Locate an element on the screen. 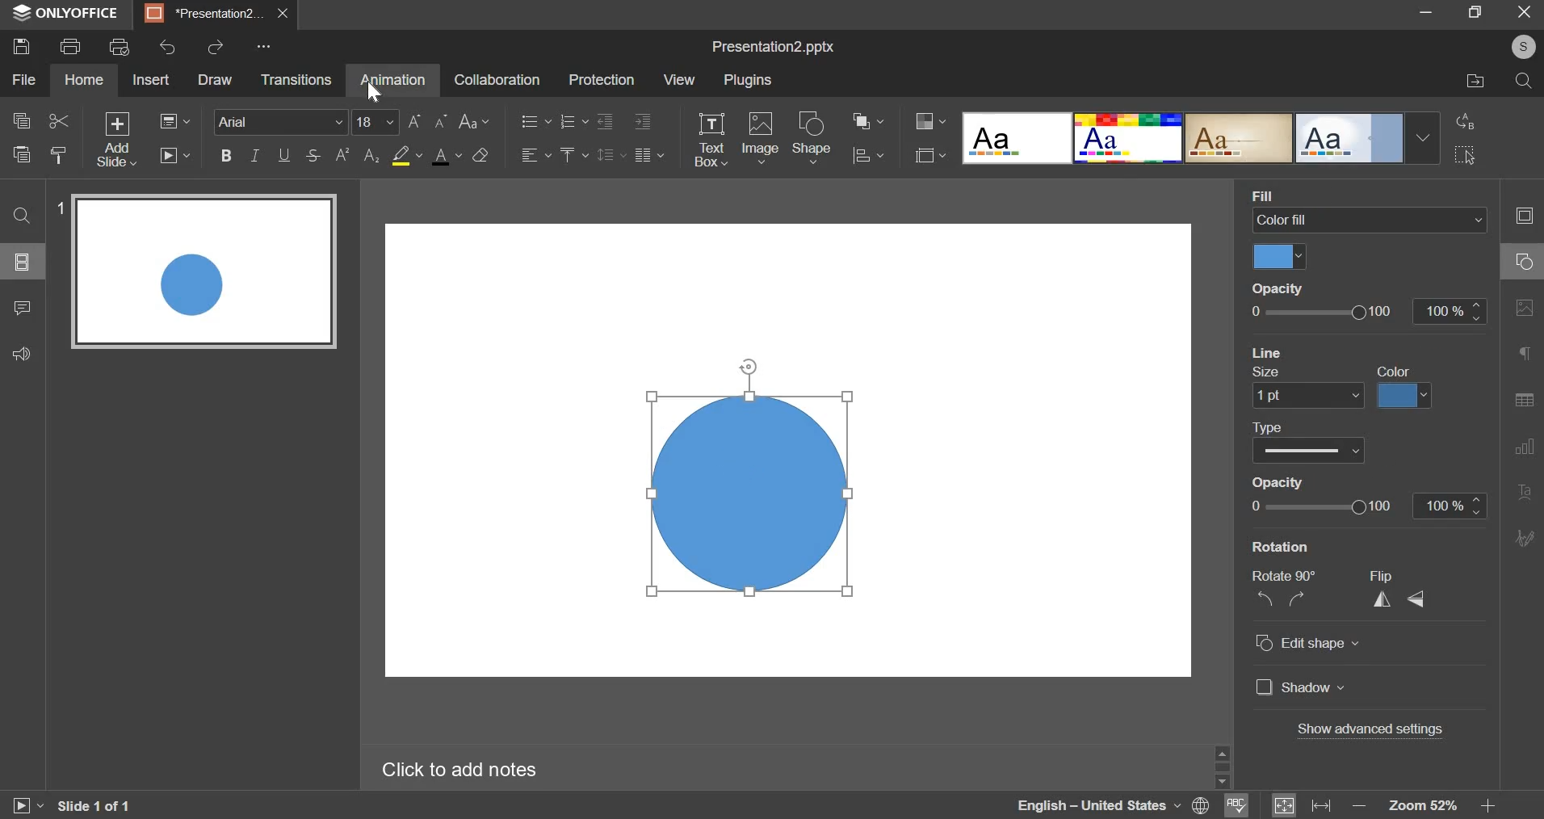 The image size is (1544, 819). bullets is located at coordinates (535, 120).